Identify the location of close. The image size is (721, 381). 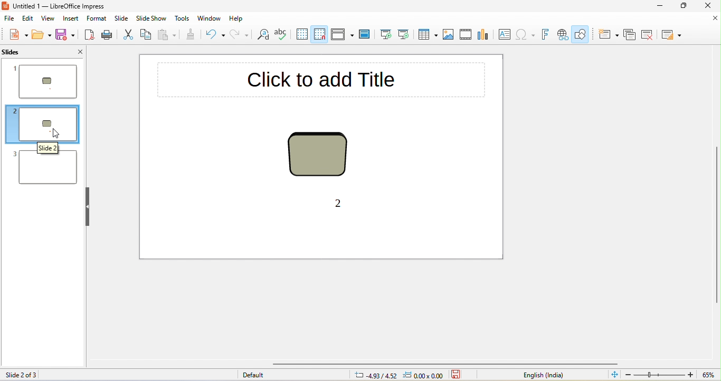
(710, 6).